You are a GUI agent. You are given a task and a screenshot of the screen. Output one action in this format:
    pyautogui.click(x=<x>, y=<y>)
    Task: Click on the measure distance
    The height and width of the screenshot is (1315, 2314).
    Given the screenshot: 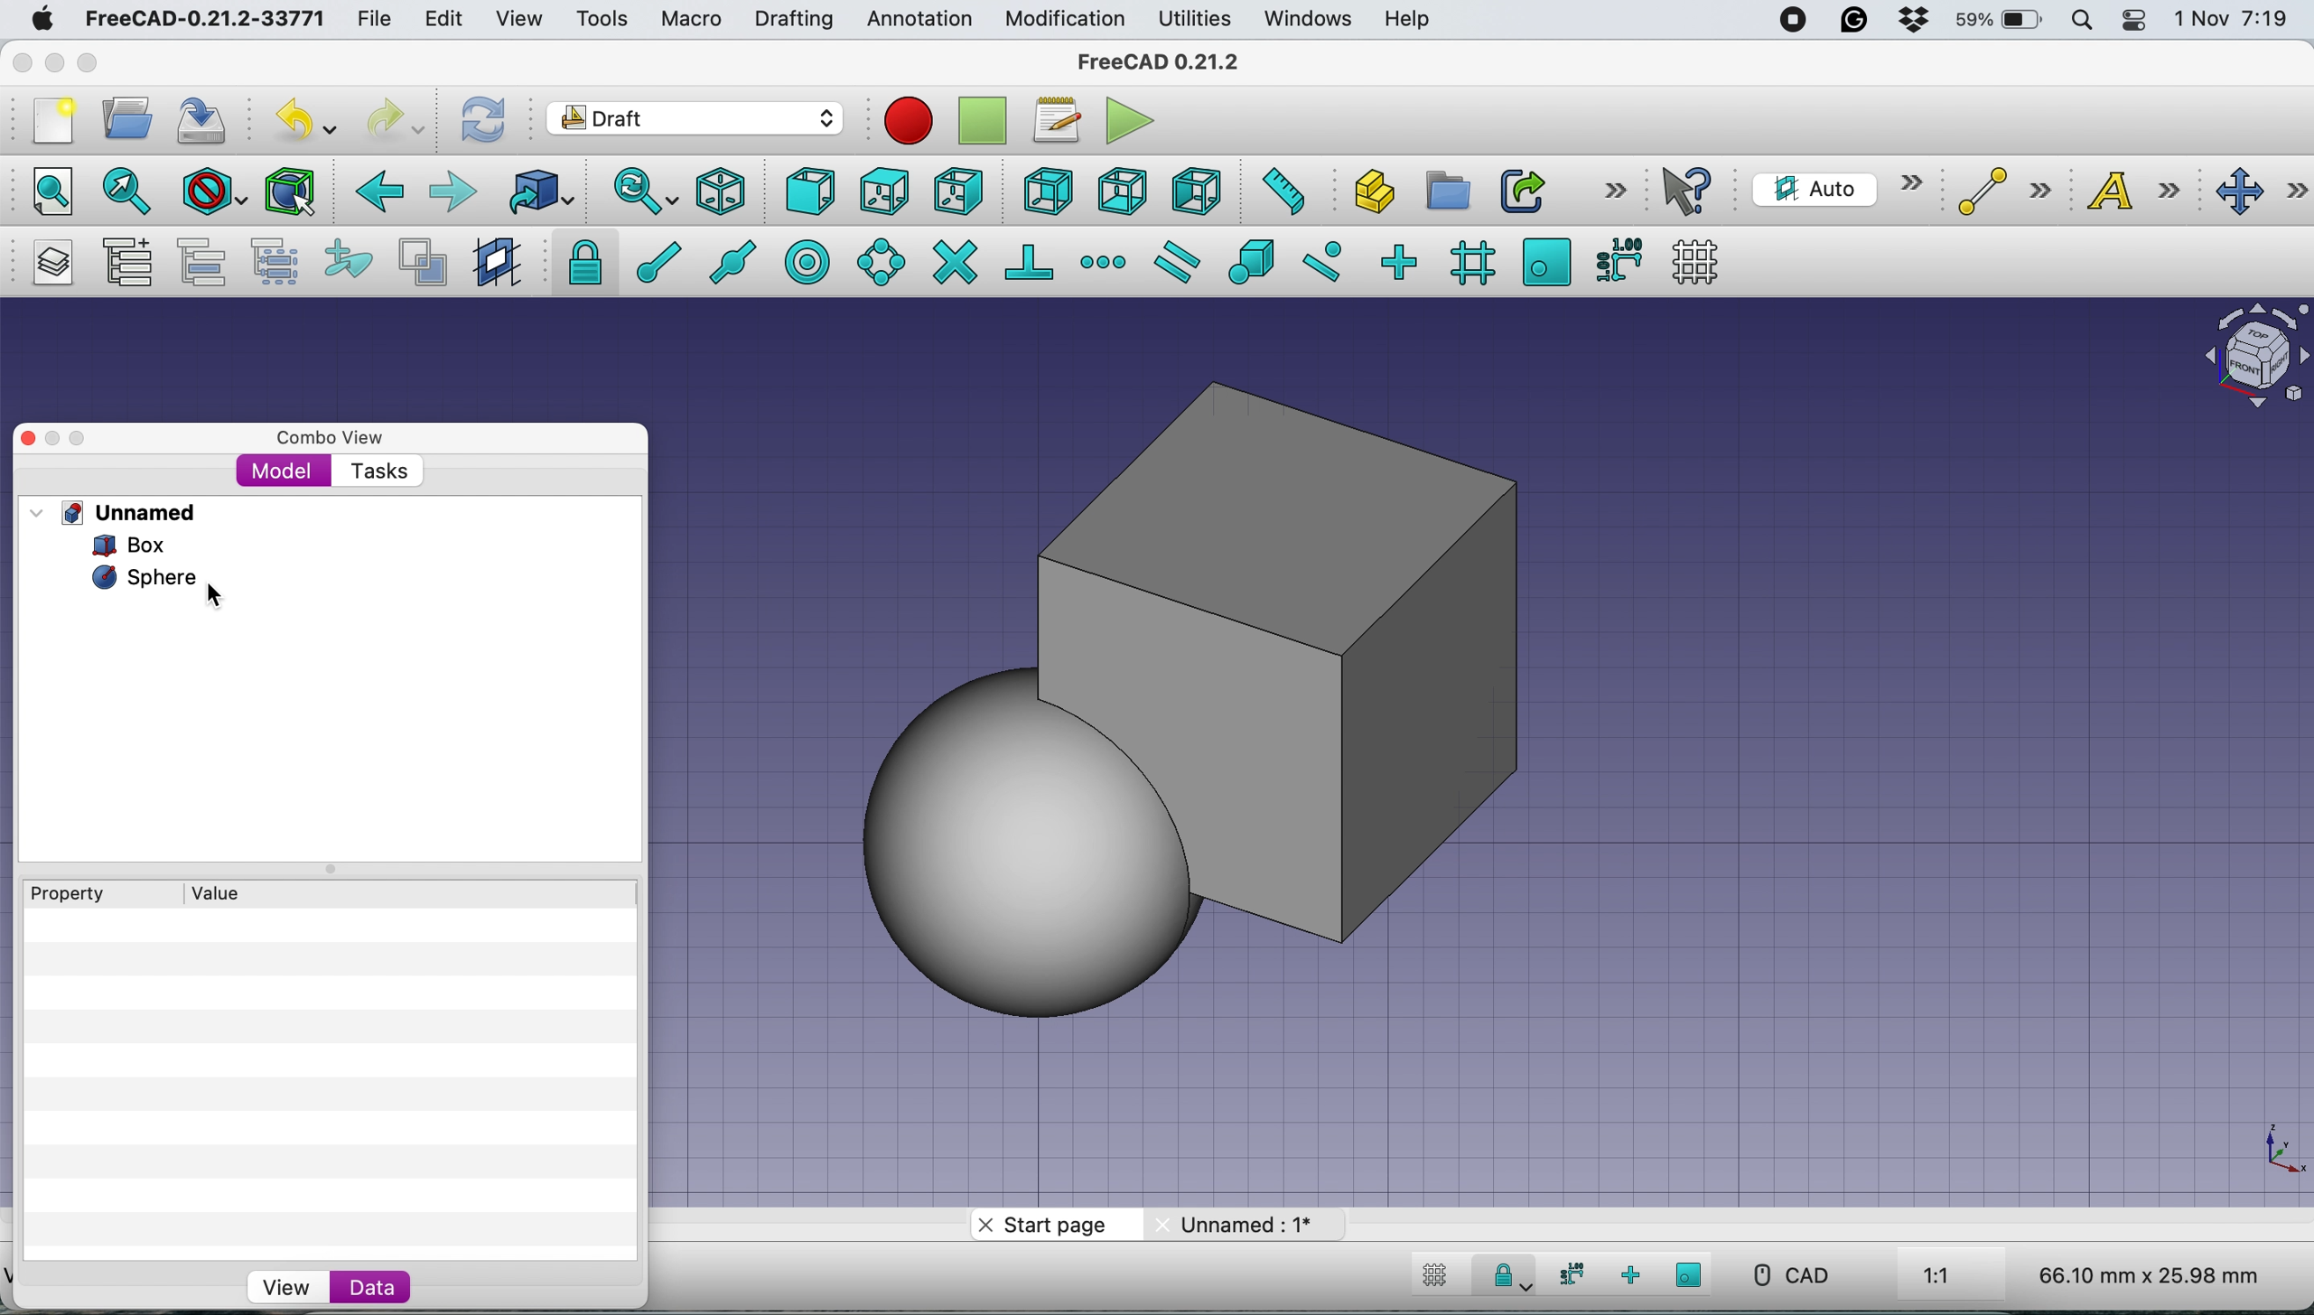 What is the action you would take?
    pyautogui.click(x=1277, y=189)
    